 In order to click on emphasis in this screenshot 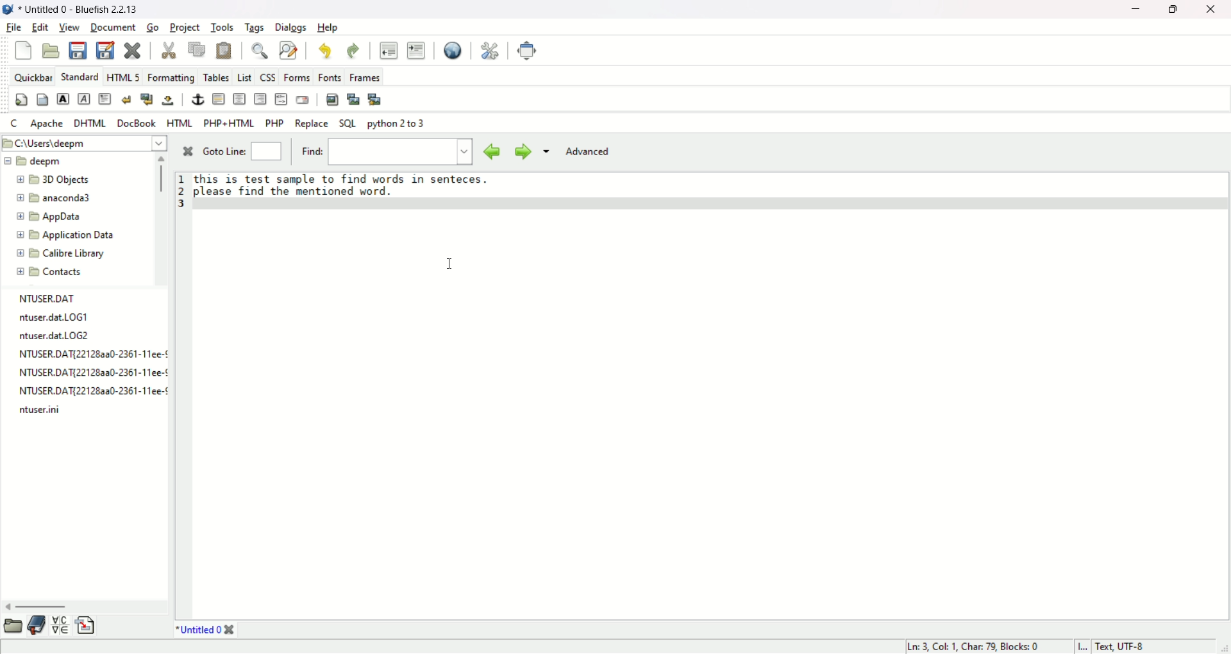, I will do `click(85, 99)`.